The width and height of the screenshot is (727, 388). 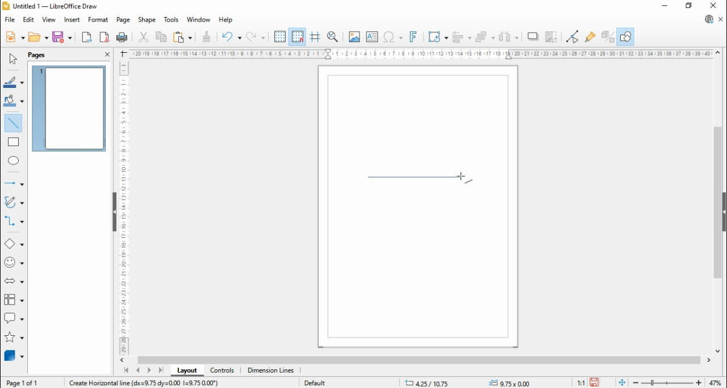 What do you see at coordinates (63, 37) in the screenshot?
I see `save` at bounding box center [63, 37].